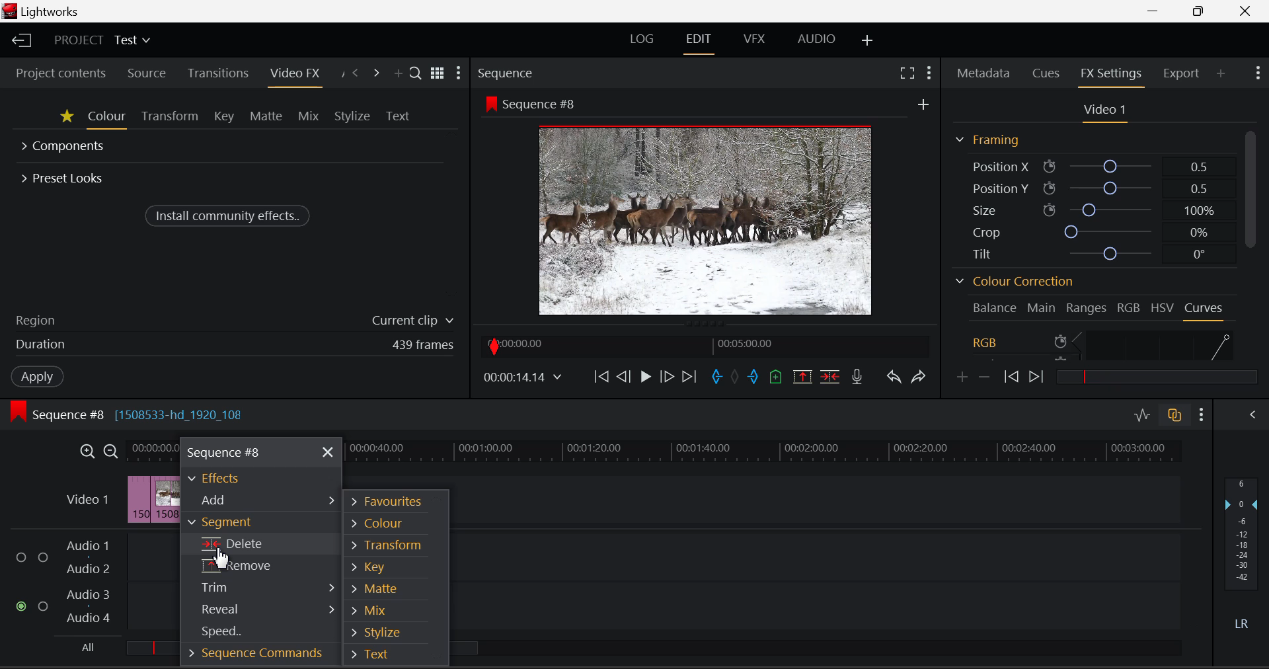  I want to click on Add, so click(258, 500).